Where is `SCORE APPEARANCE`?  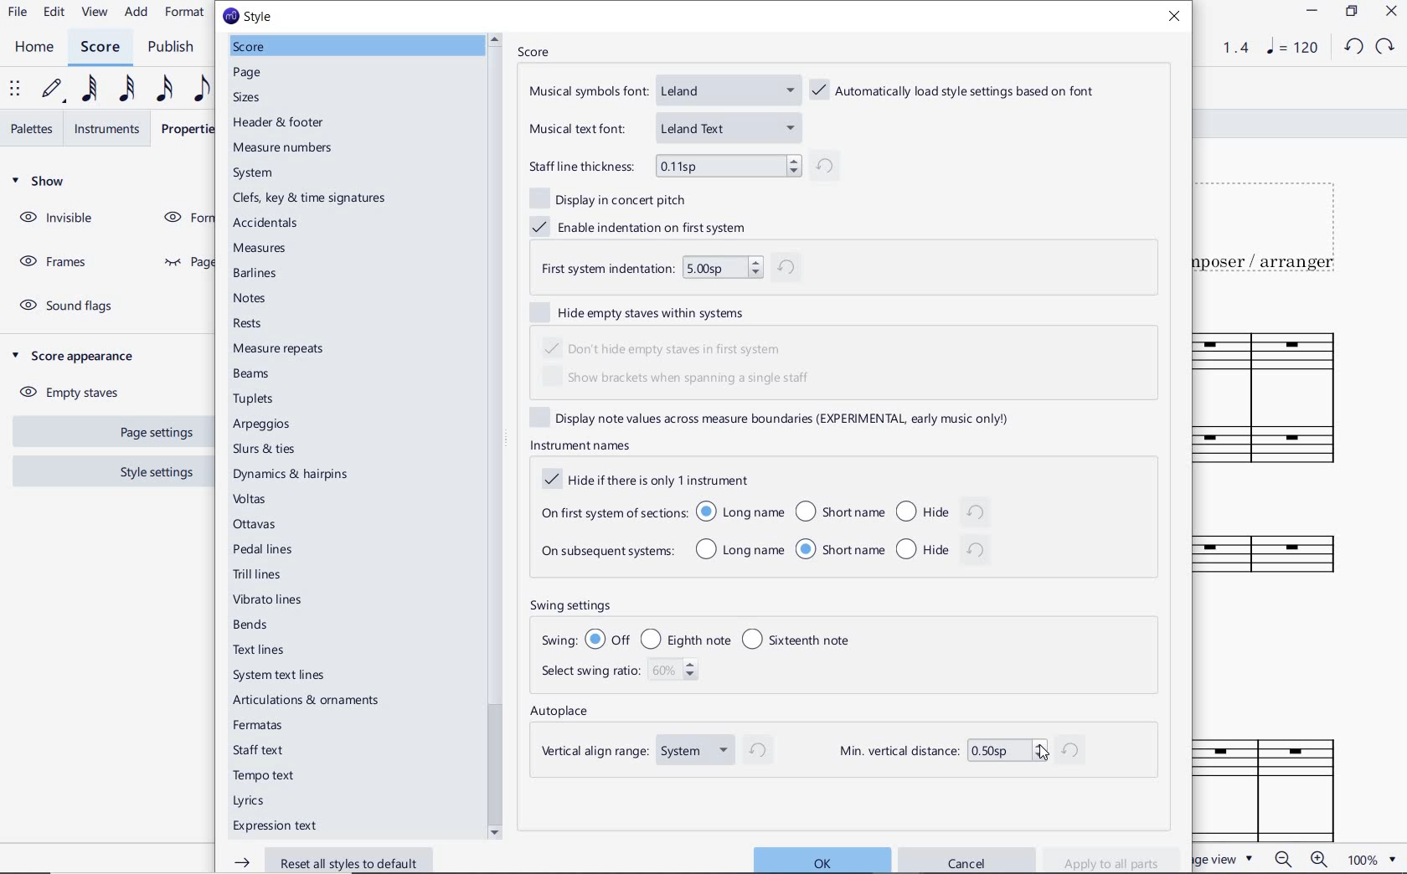 SCORE APPEARANCE is located at coordinates (79, 355).